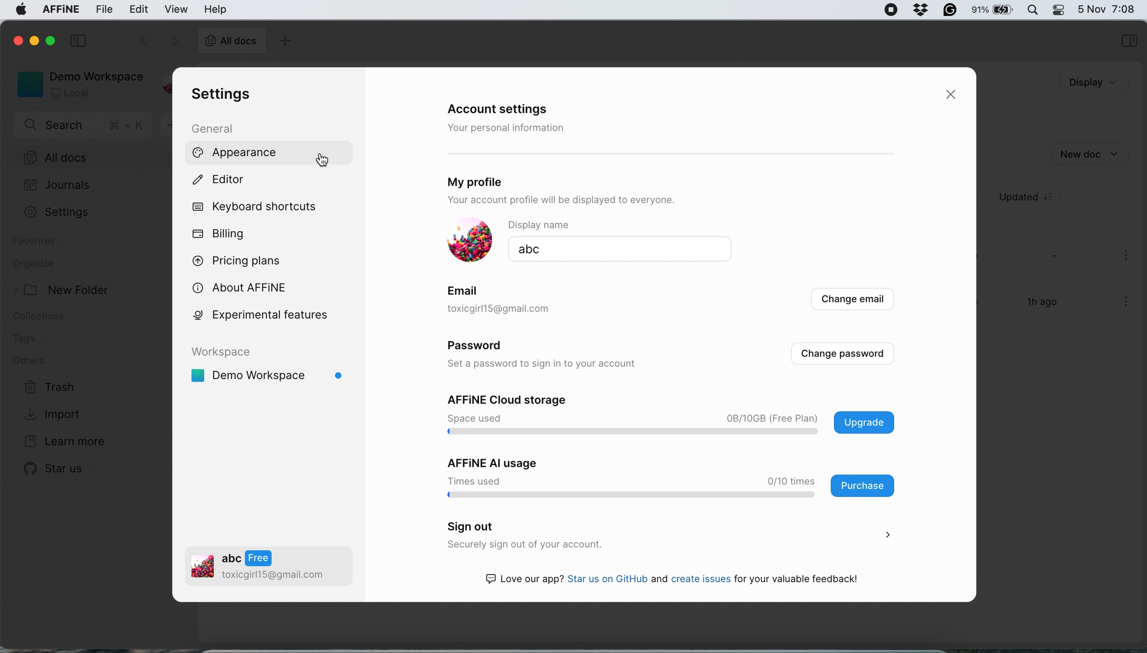 The width and height of the screenshot is (1147, 653). Describe the element at coordinates (276, 375) in the screenshot. I see `workspace` at that location.